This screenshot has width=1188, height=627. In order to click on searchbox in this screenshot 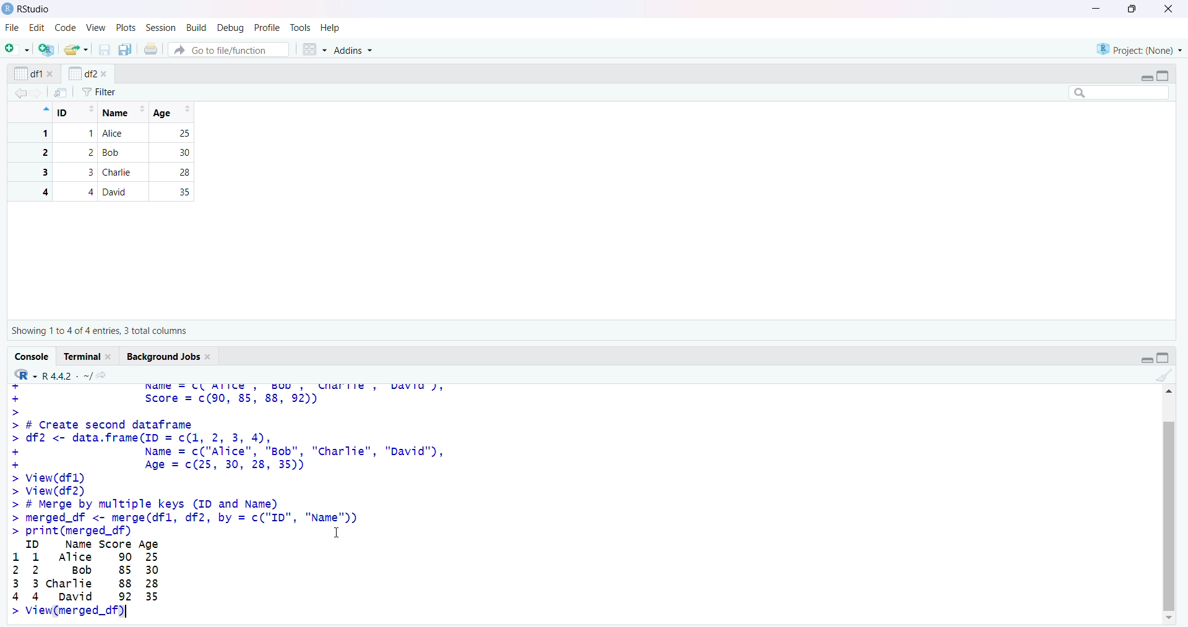, I will do `click(1120, 92)`.